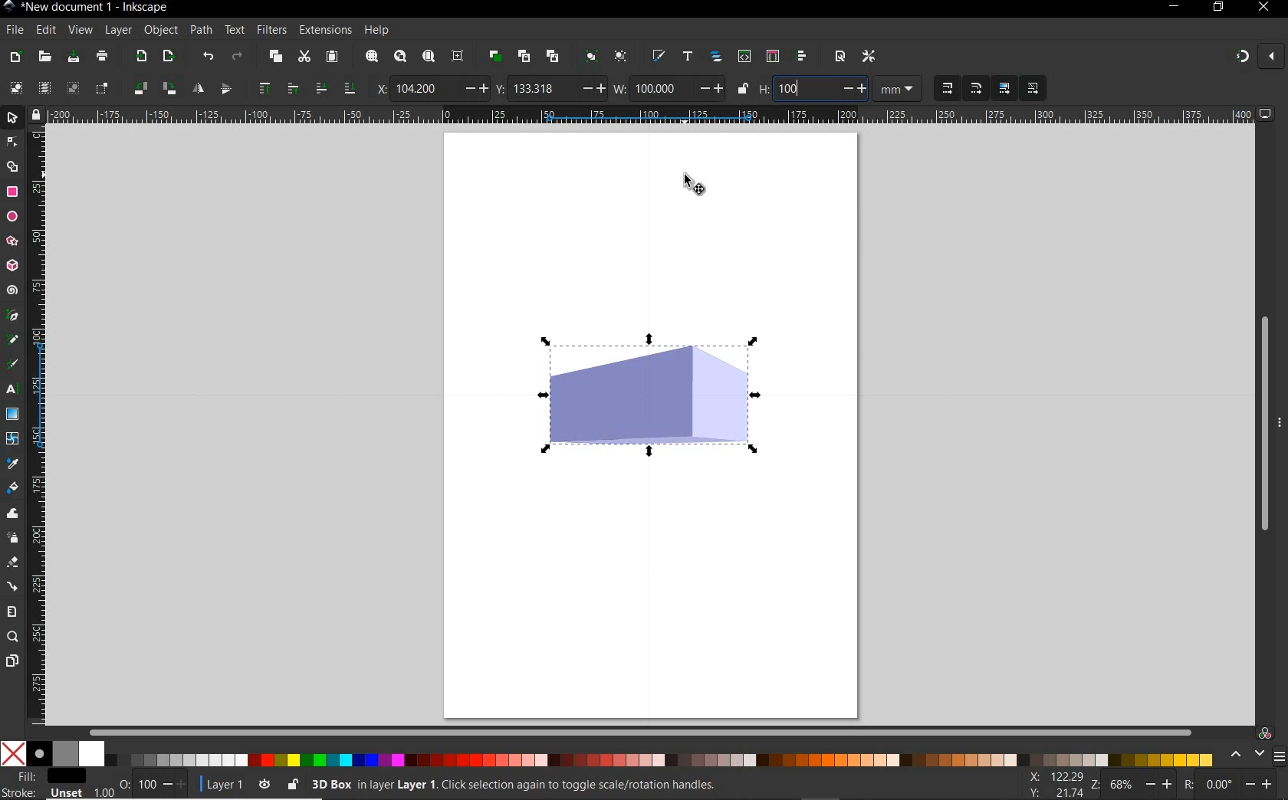  What do you see at coordinates (1270, 55) in the screenshot?
I see `close` at bounding box center [1270, 55].